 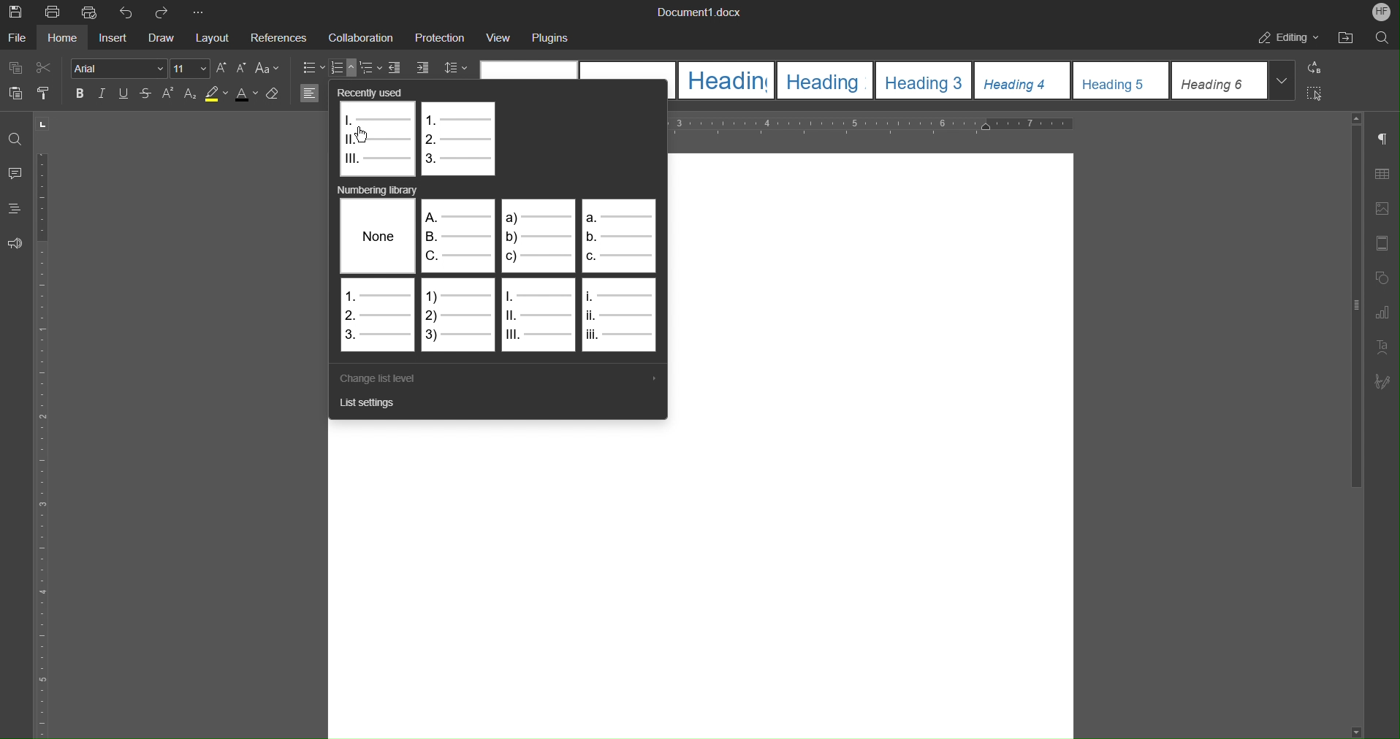 What do you see at coordinates (189, 94) in the screenshot?
I see `Subscript` at bounding box center [189, 94].